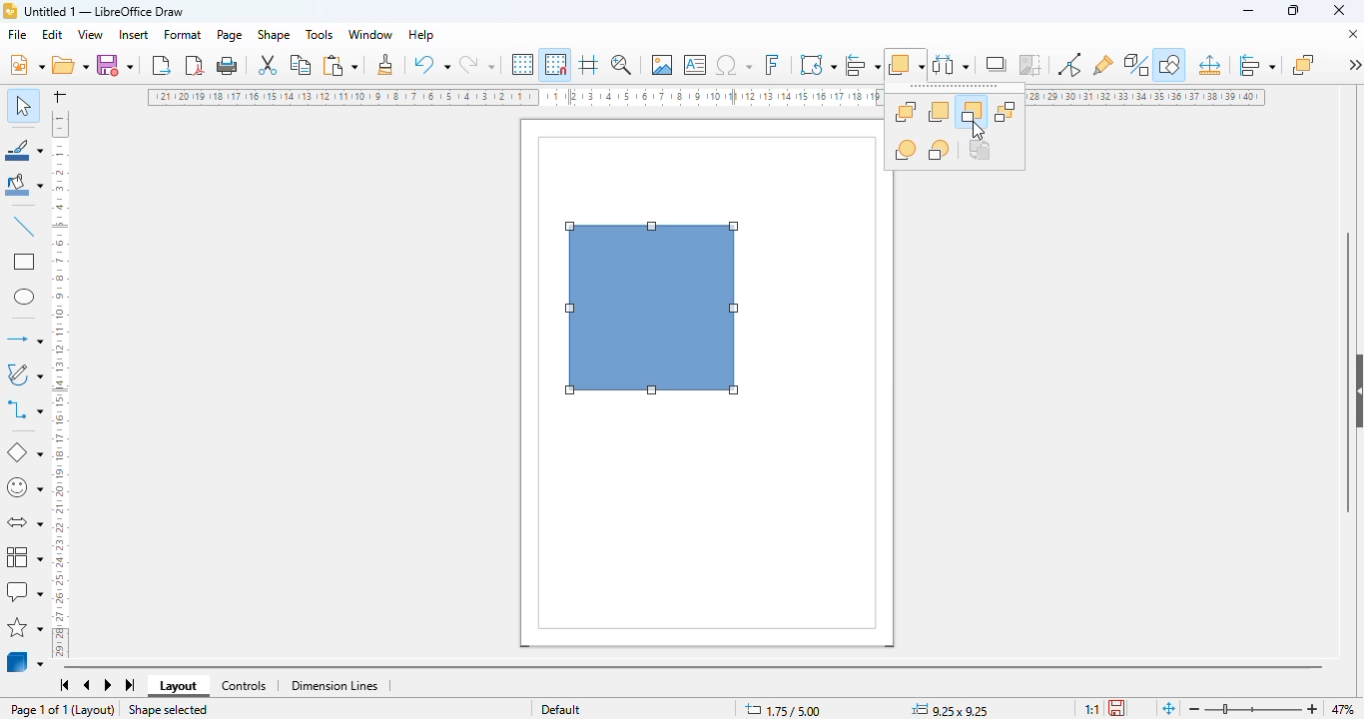  I want to click on ruler, so click(61, 381).